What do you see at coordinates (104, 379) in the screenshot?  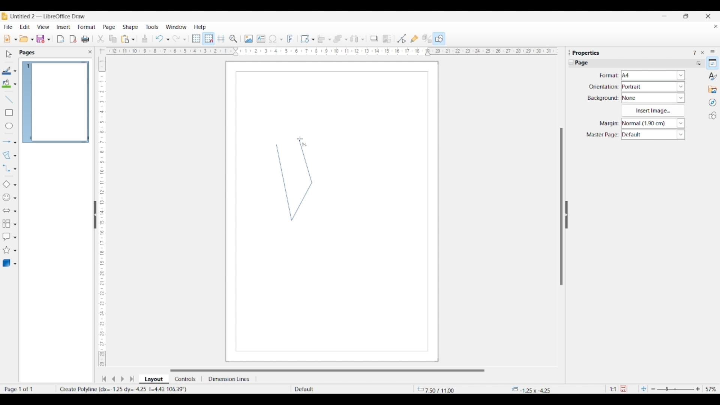 I see `Jump to first slide` at bounding box center [104, 379].